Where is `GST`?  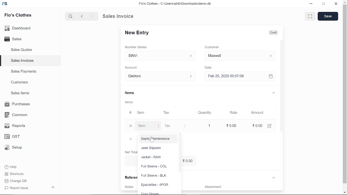 GST is located at coordinates (15, 136).